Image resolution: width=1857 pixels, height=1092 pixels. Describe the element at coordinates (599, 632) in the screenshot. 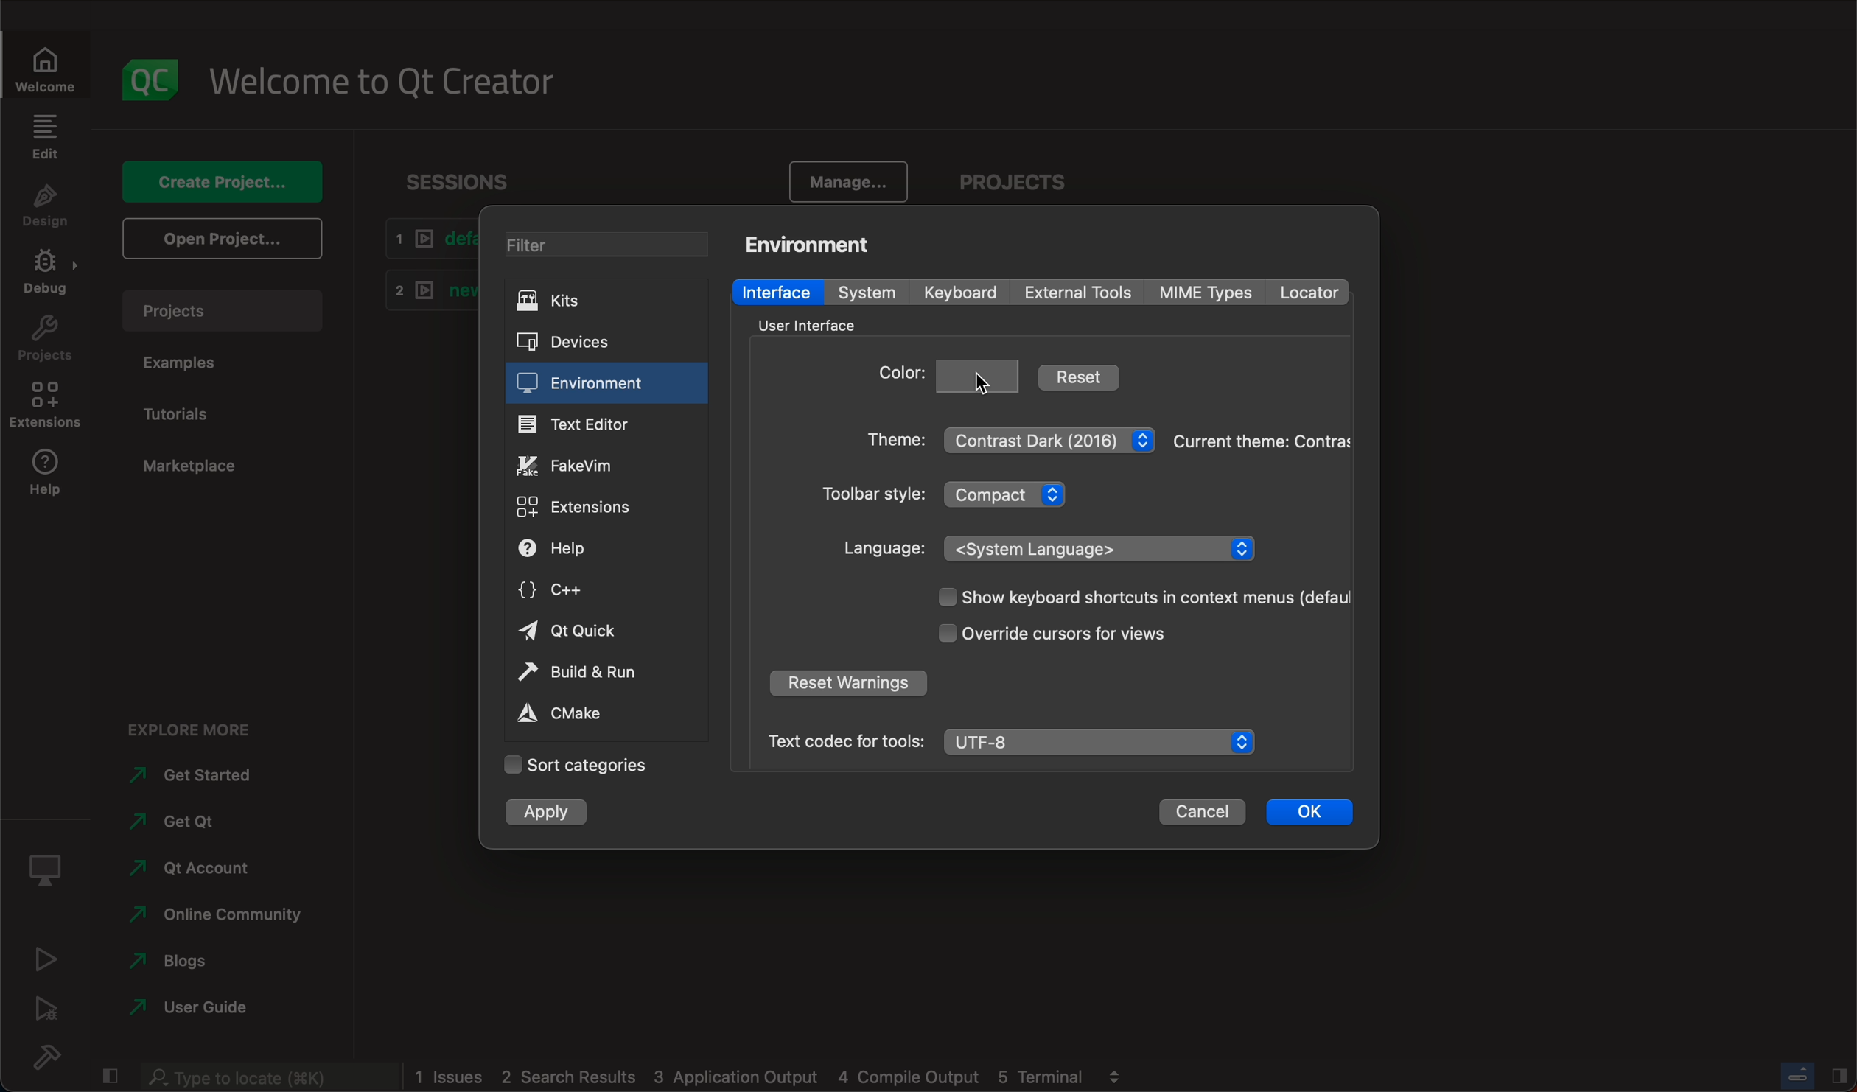

I see `qt` at that location.